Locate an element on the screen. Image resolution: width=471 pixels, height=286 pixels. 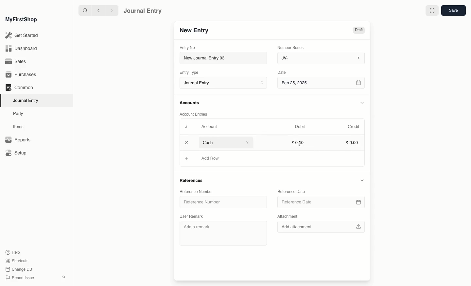
Party is located at coordinates (19, 113).